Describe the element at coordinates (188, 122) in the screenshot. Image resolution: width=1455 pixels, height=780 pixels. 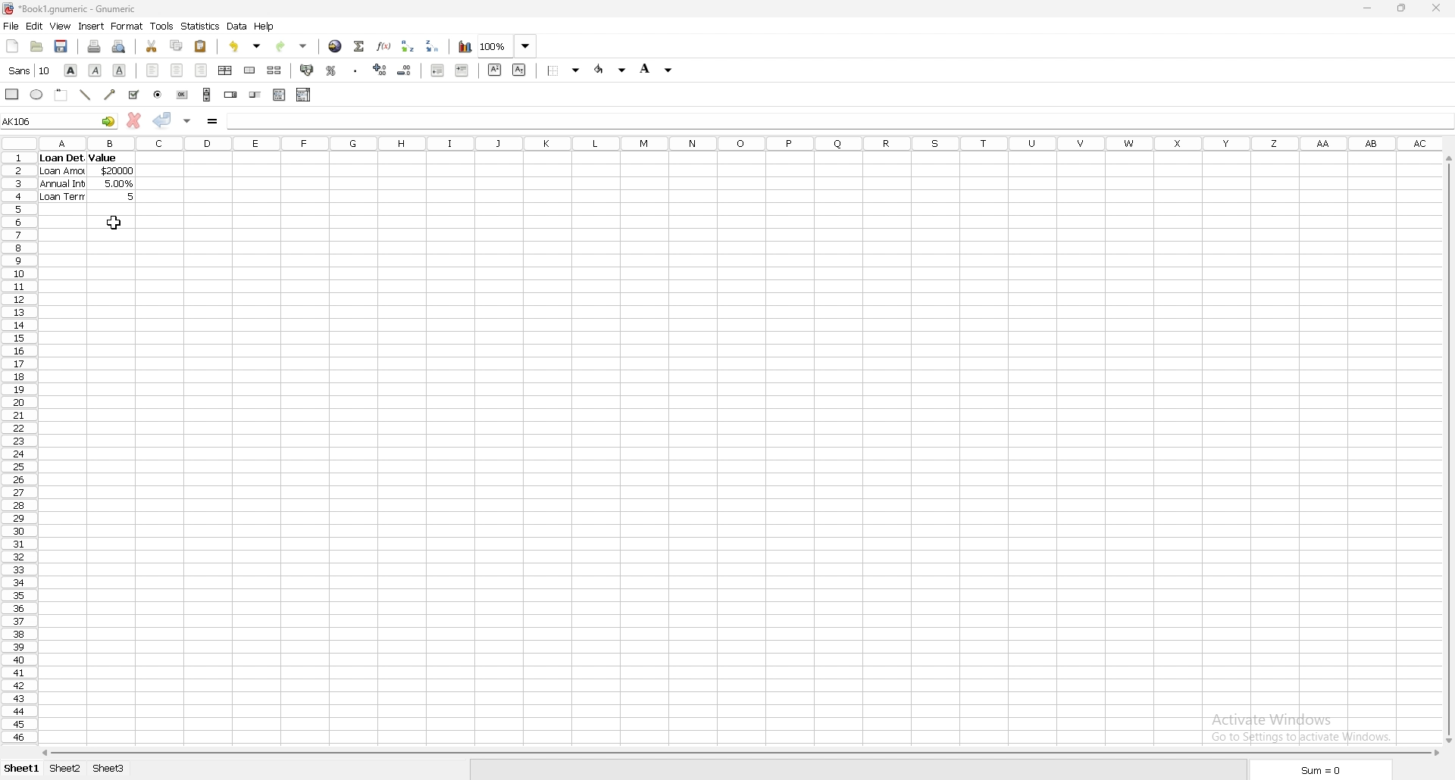
I see `accept changes in all cells` at that location.